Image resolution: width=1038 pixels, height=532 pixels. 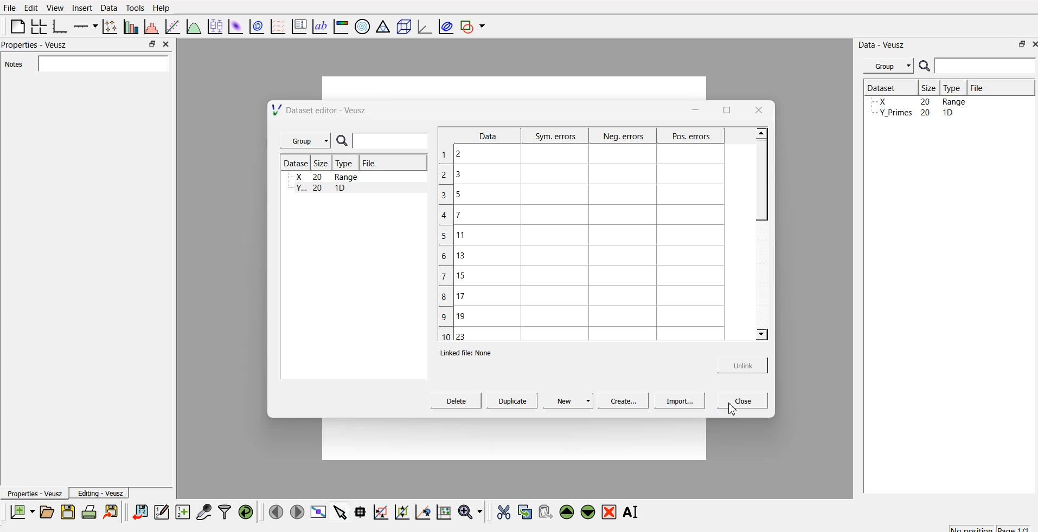 I want to click on draw rectangle to zoom, so click(x=380, y=511).